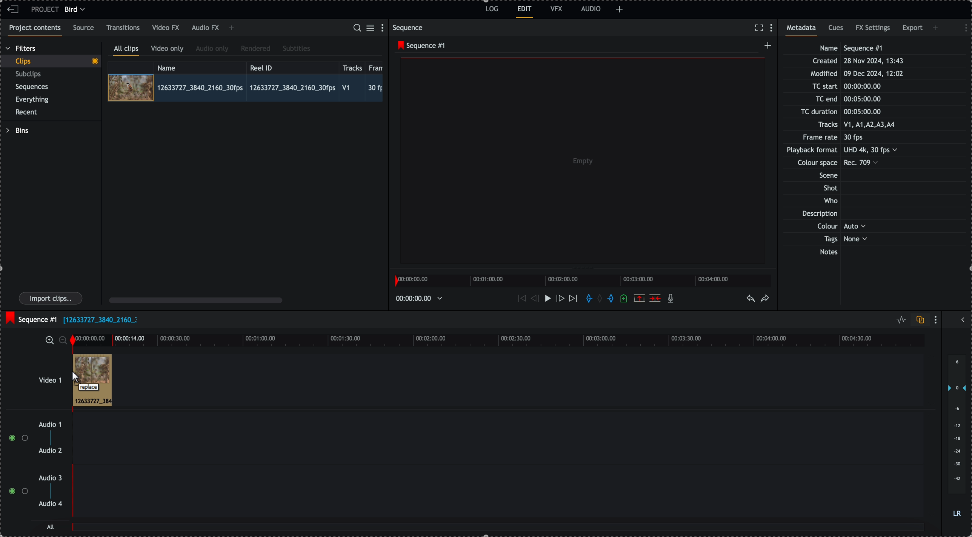  Describe the element at coordinates (937, 319) in the screenshot. I see `show settings menu` at that location.